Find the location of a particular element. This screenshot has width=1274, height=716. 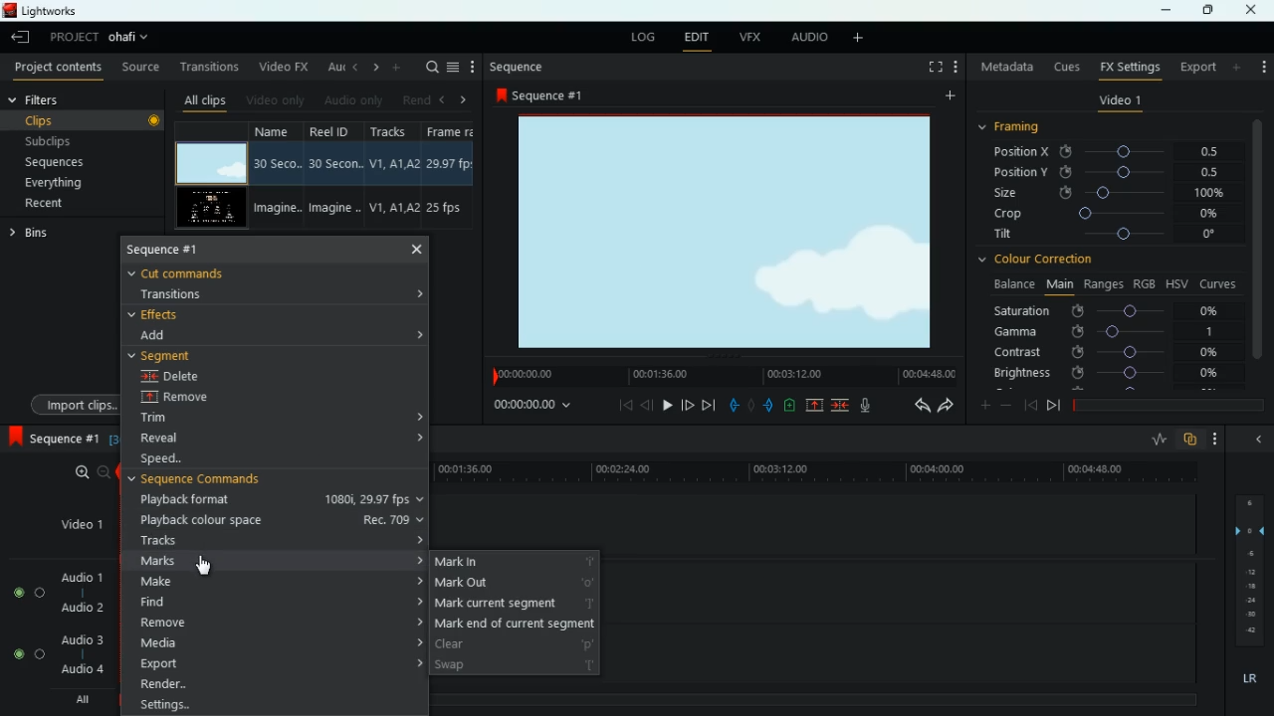

lr is located at coordinates (1247, 679).